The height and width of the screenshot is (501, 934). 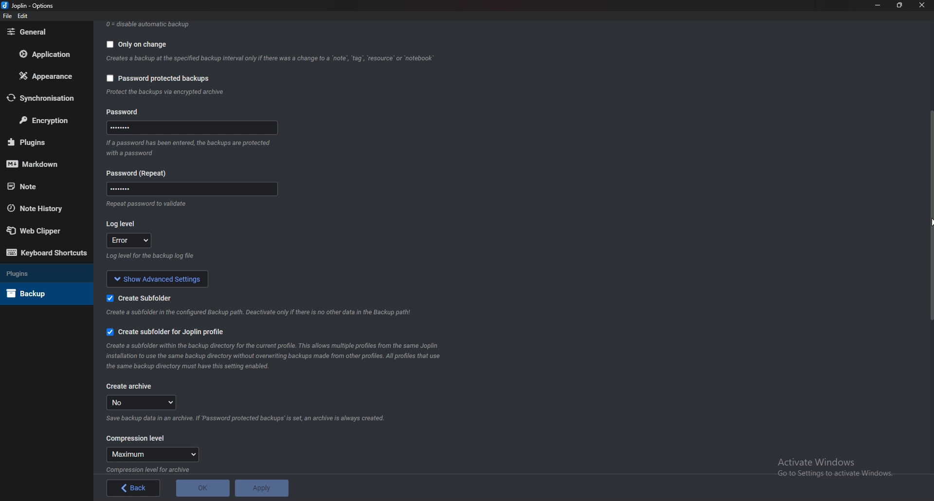 I want to click on Create sub folder, so click(x=145, y=297).